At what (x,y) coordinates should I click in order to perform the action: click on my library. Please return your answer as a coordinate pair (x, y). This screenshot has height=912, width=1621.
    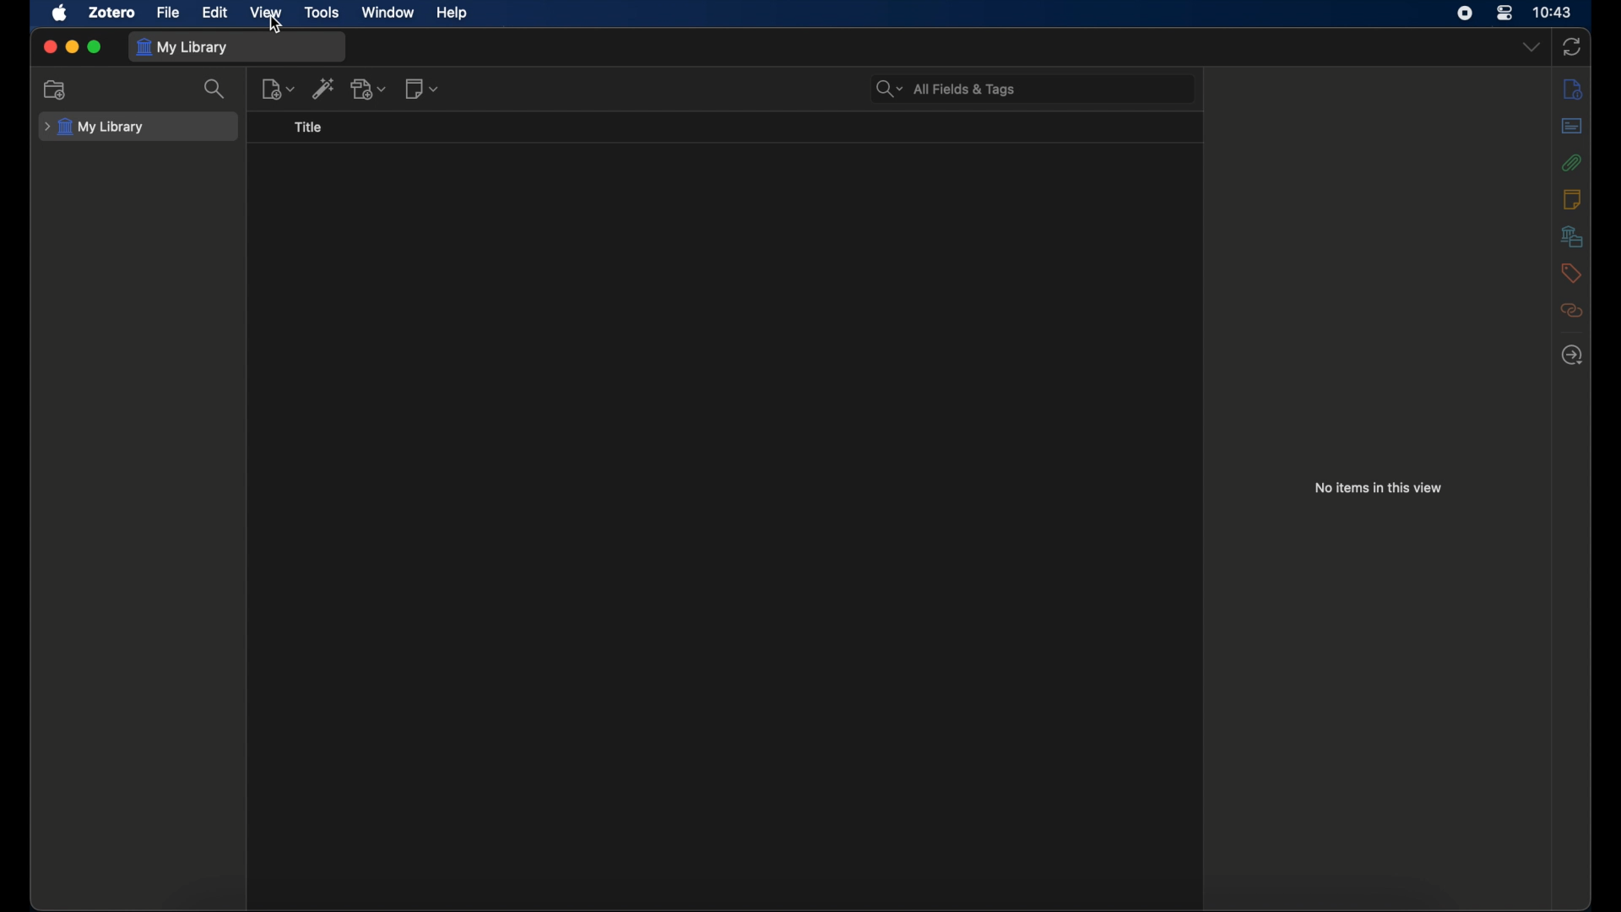
    Looking at the image, I should click on (182, 47).